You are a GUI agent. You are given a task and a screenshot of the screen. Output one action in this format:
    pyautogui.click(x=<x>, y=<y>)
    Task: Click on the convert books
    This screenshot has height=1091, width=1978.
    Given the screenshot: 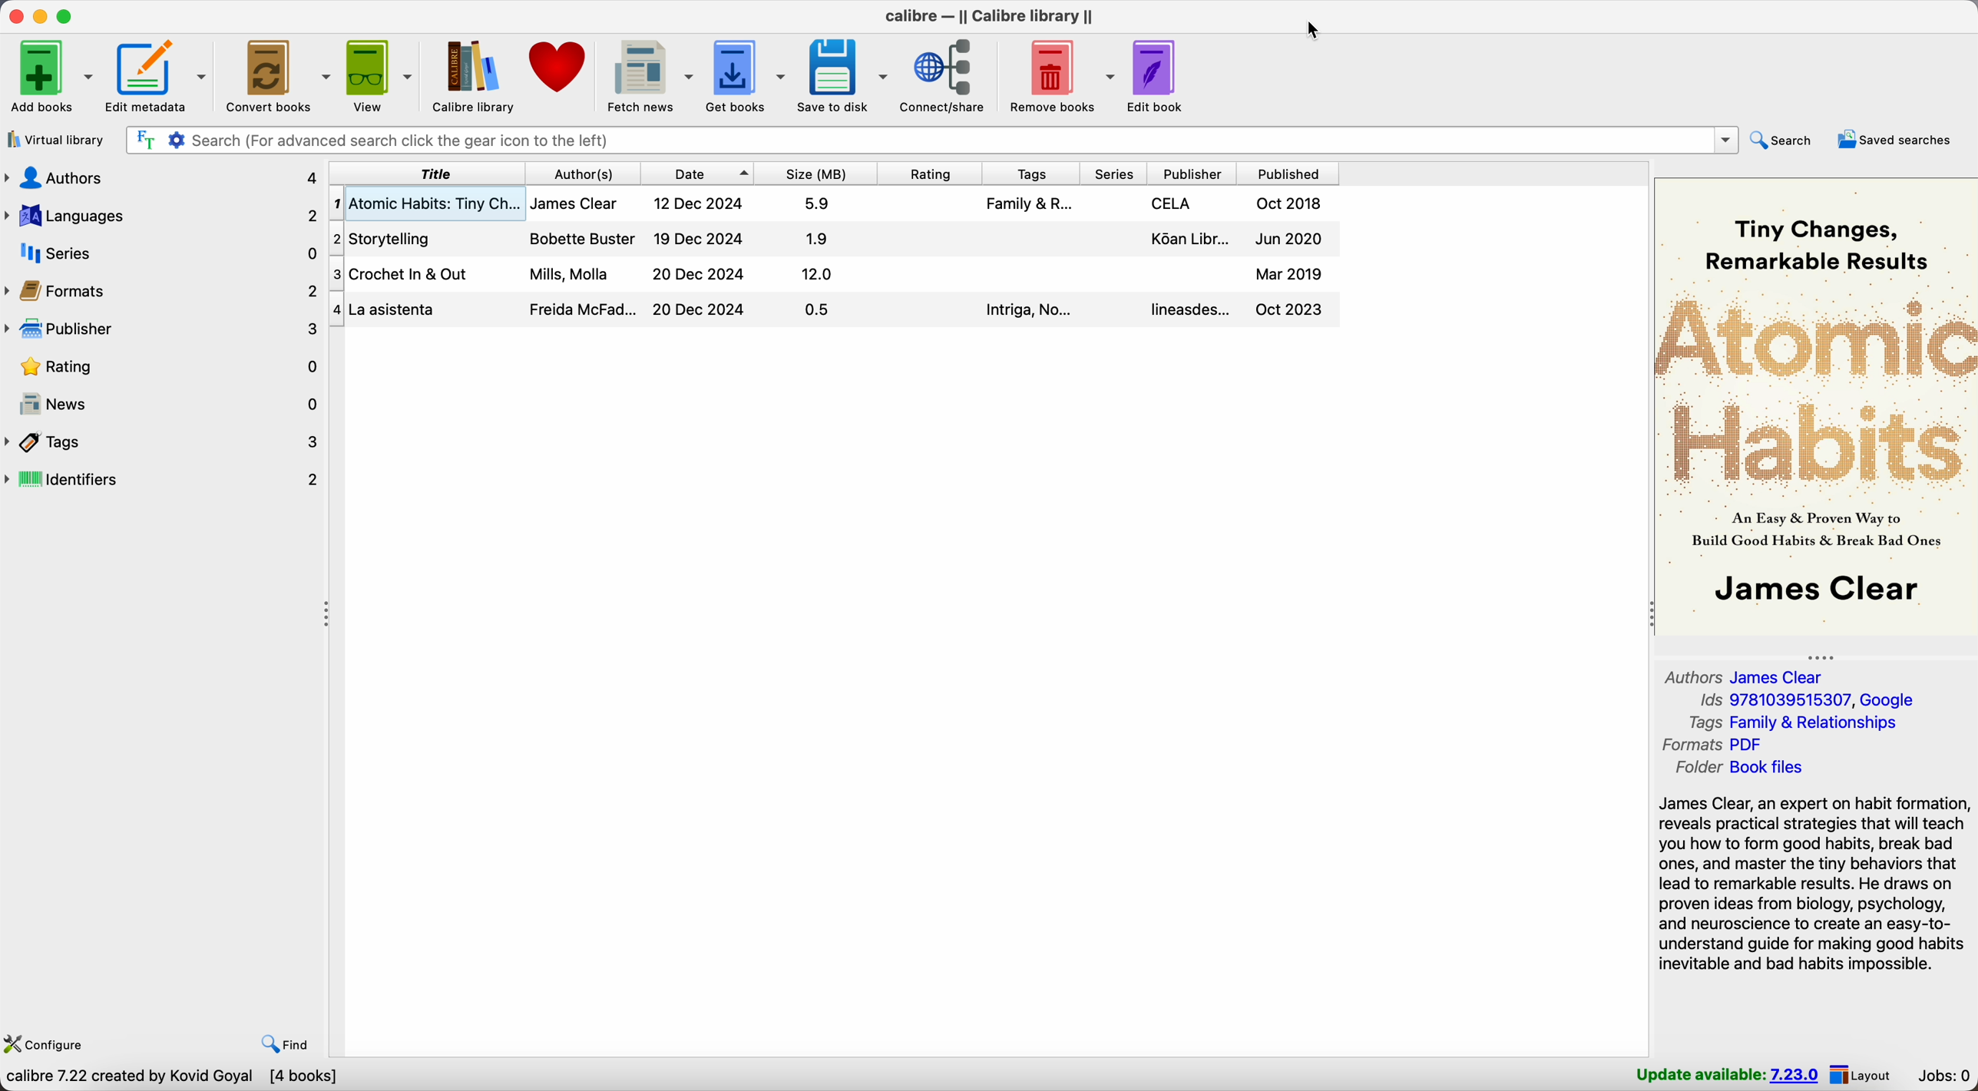 What is the action you would take?
    pyautogui.click(x=278, y=75)
    